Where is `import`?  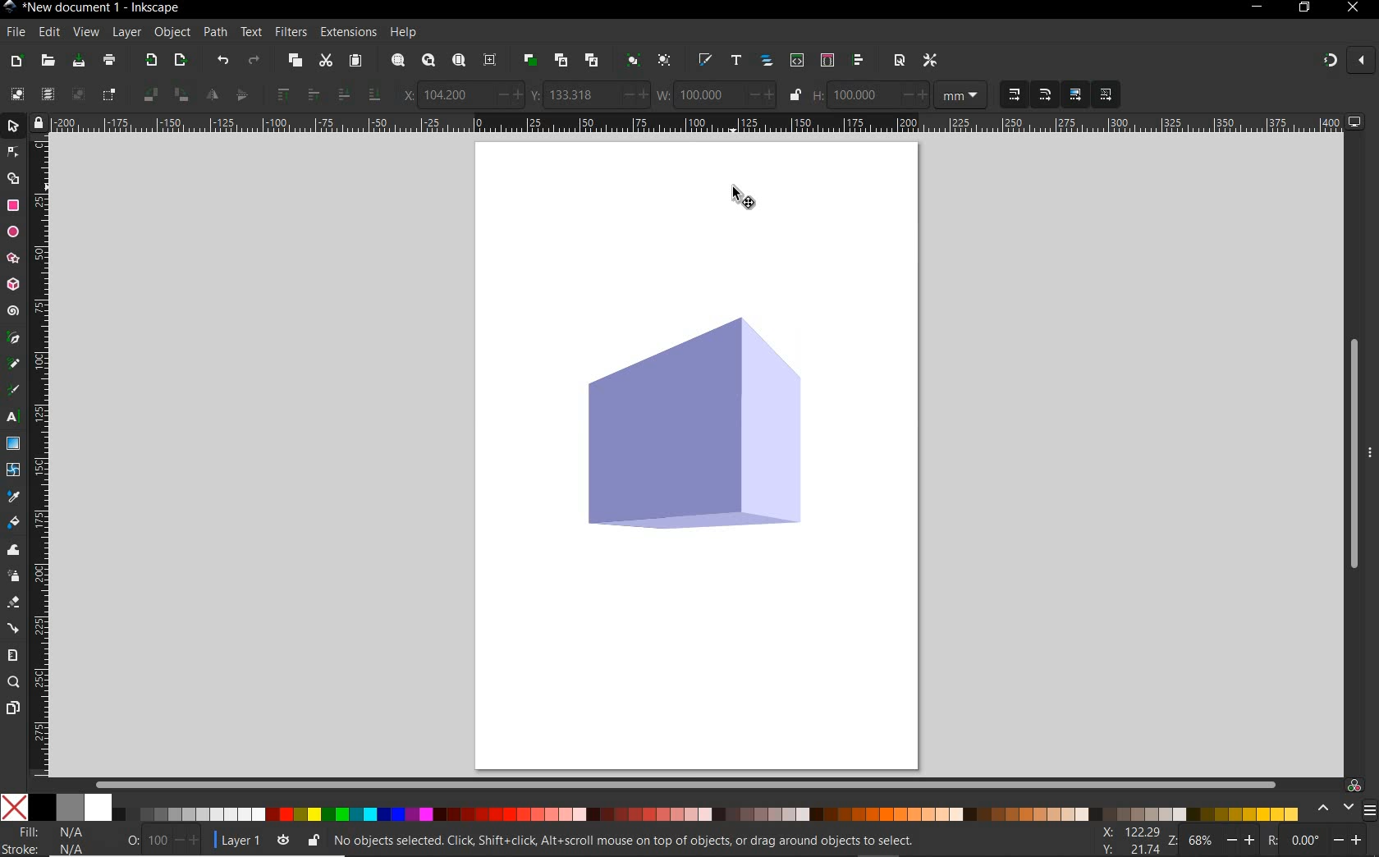 import is located at coordinates (150, 60).